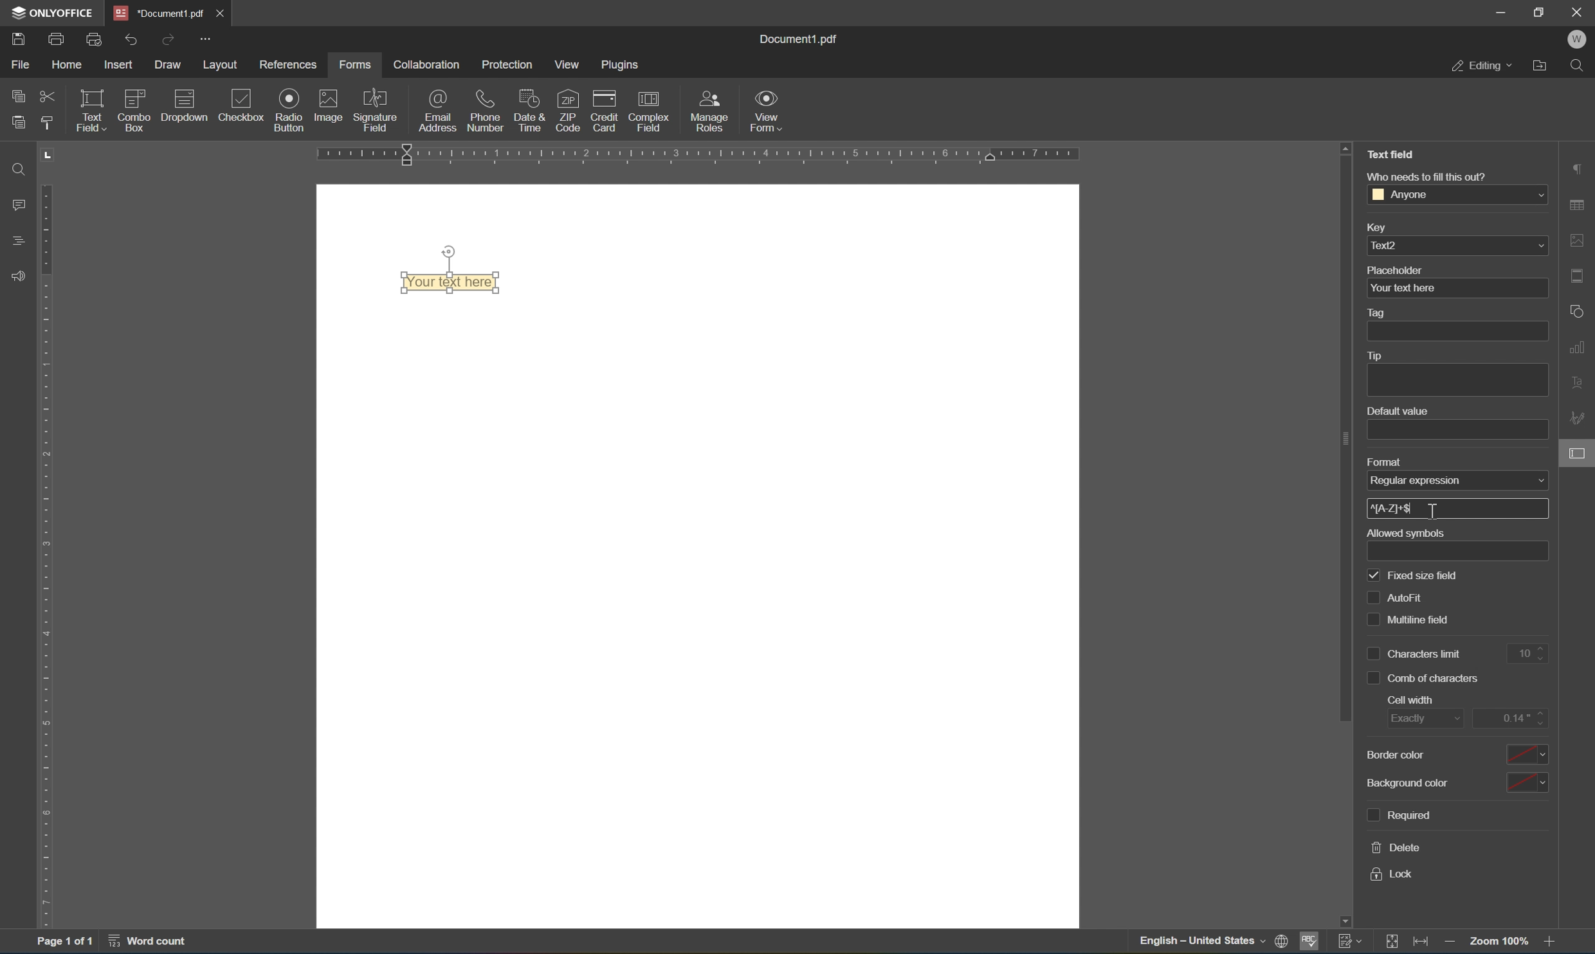 The height and width of the screenshot is (954, 1595). I want to click on fit to slide, so click(1389, 944).